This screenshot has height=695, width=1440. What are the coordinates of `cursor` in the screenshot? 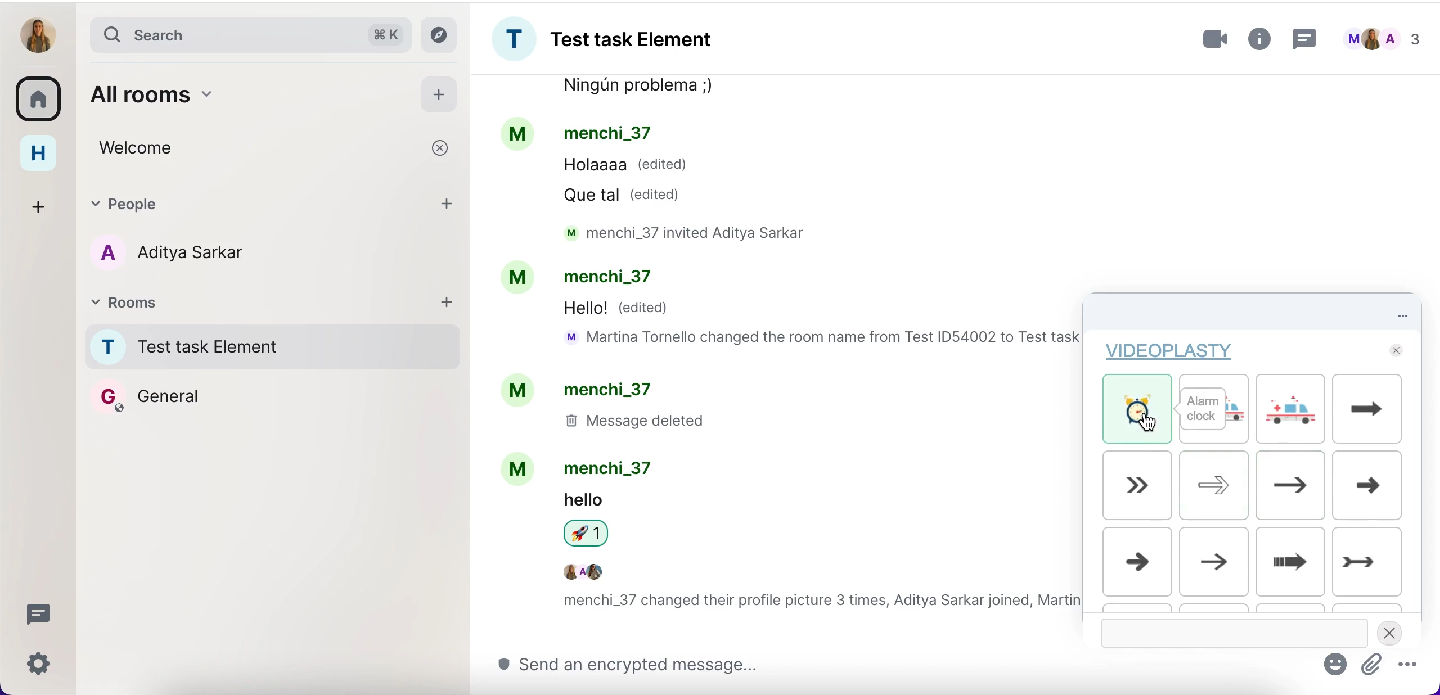 It's located at (1148, 422).